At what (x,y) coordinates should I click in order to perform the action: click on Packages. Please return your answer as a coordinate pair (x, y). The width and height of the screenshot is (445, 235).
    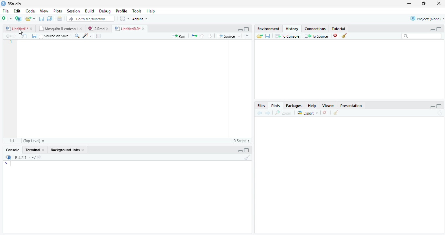
    Looking at the image, I should click on (294, 105).